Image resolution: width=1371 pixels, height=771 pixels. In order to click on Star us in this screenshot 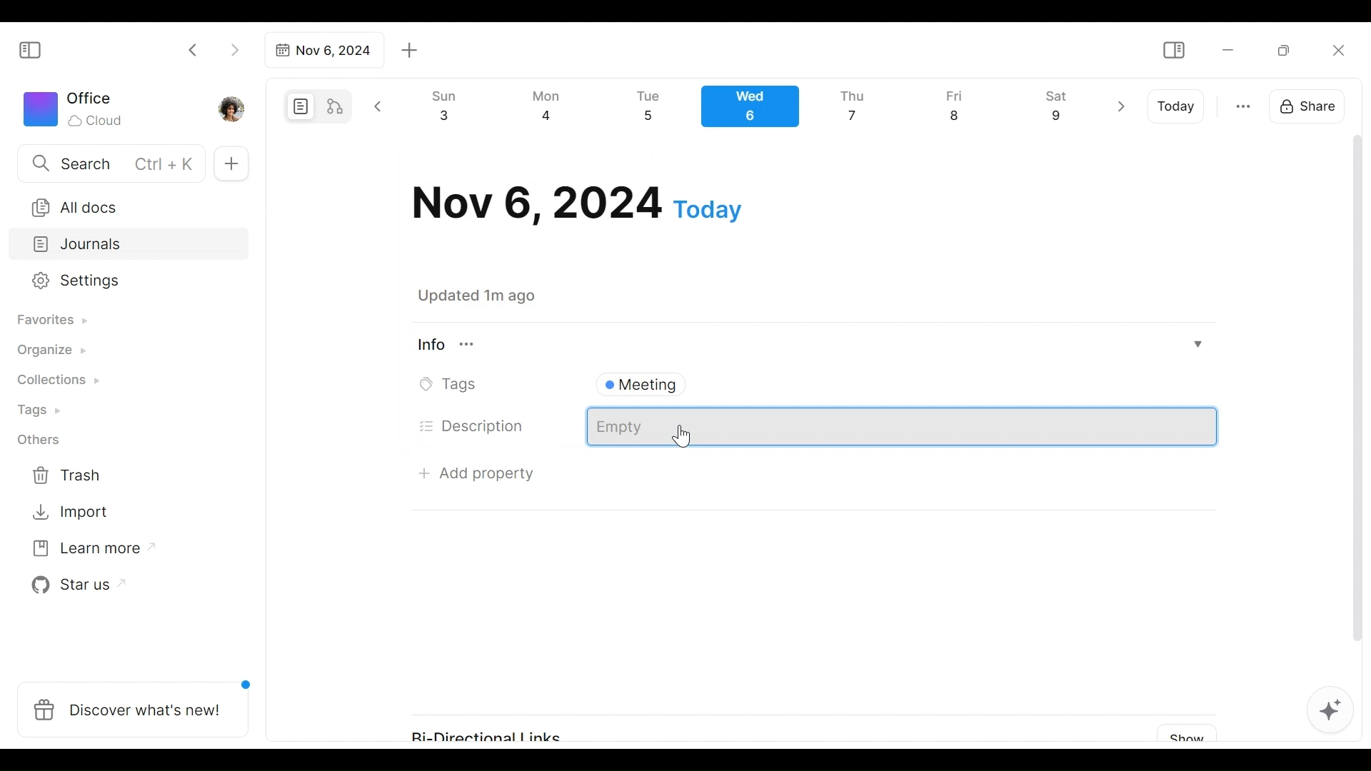, I will do `click(74, 585)`.